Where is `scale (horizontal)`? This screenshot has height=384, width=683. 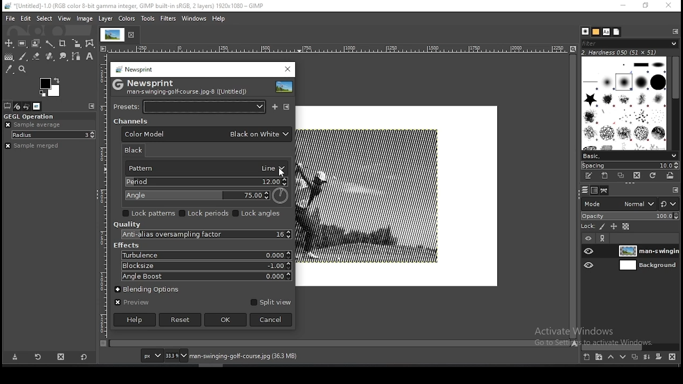
scale (horizontal) is located at coordinates (339, 49).